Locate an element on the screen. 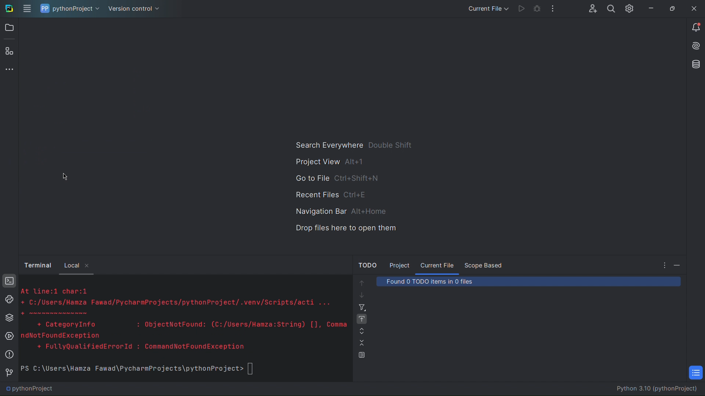 The width and height of the screenshot is (705, 396). Version Control is located at coordinates (9, 374).